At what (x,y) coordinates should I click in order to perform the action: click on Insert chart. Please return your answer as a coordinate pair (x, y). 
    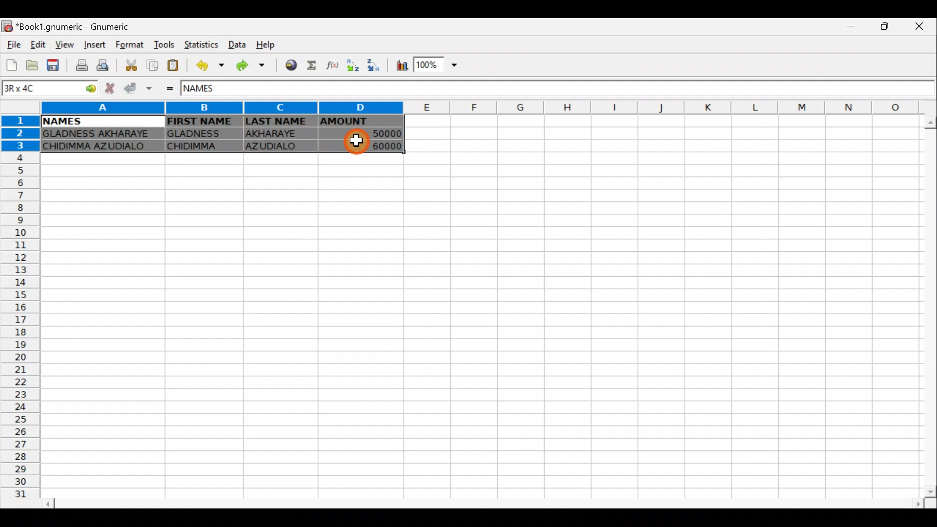
    Looking at the image, I should click on (402, 65).